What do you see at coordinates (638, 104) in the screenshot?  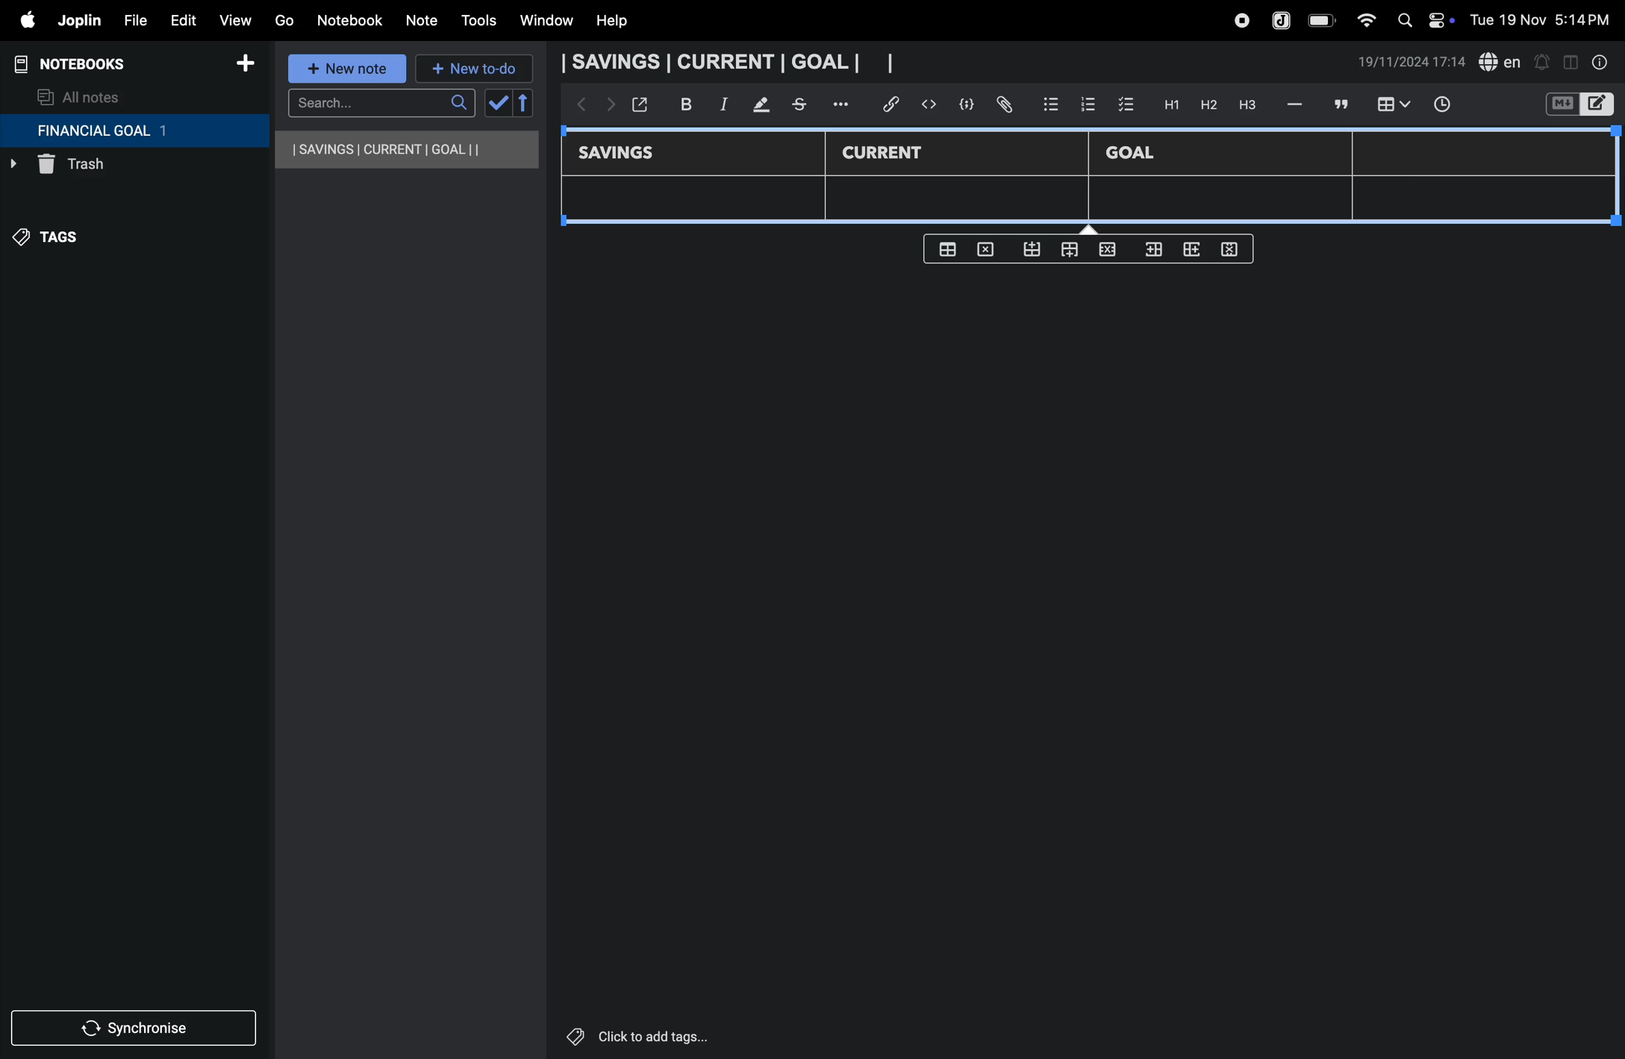 I see `open window` at bounding box center [638, 104].